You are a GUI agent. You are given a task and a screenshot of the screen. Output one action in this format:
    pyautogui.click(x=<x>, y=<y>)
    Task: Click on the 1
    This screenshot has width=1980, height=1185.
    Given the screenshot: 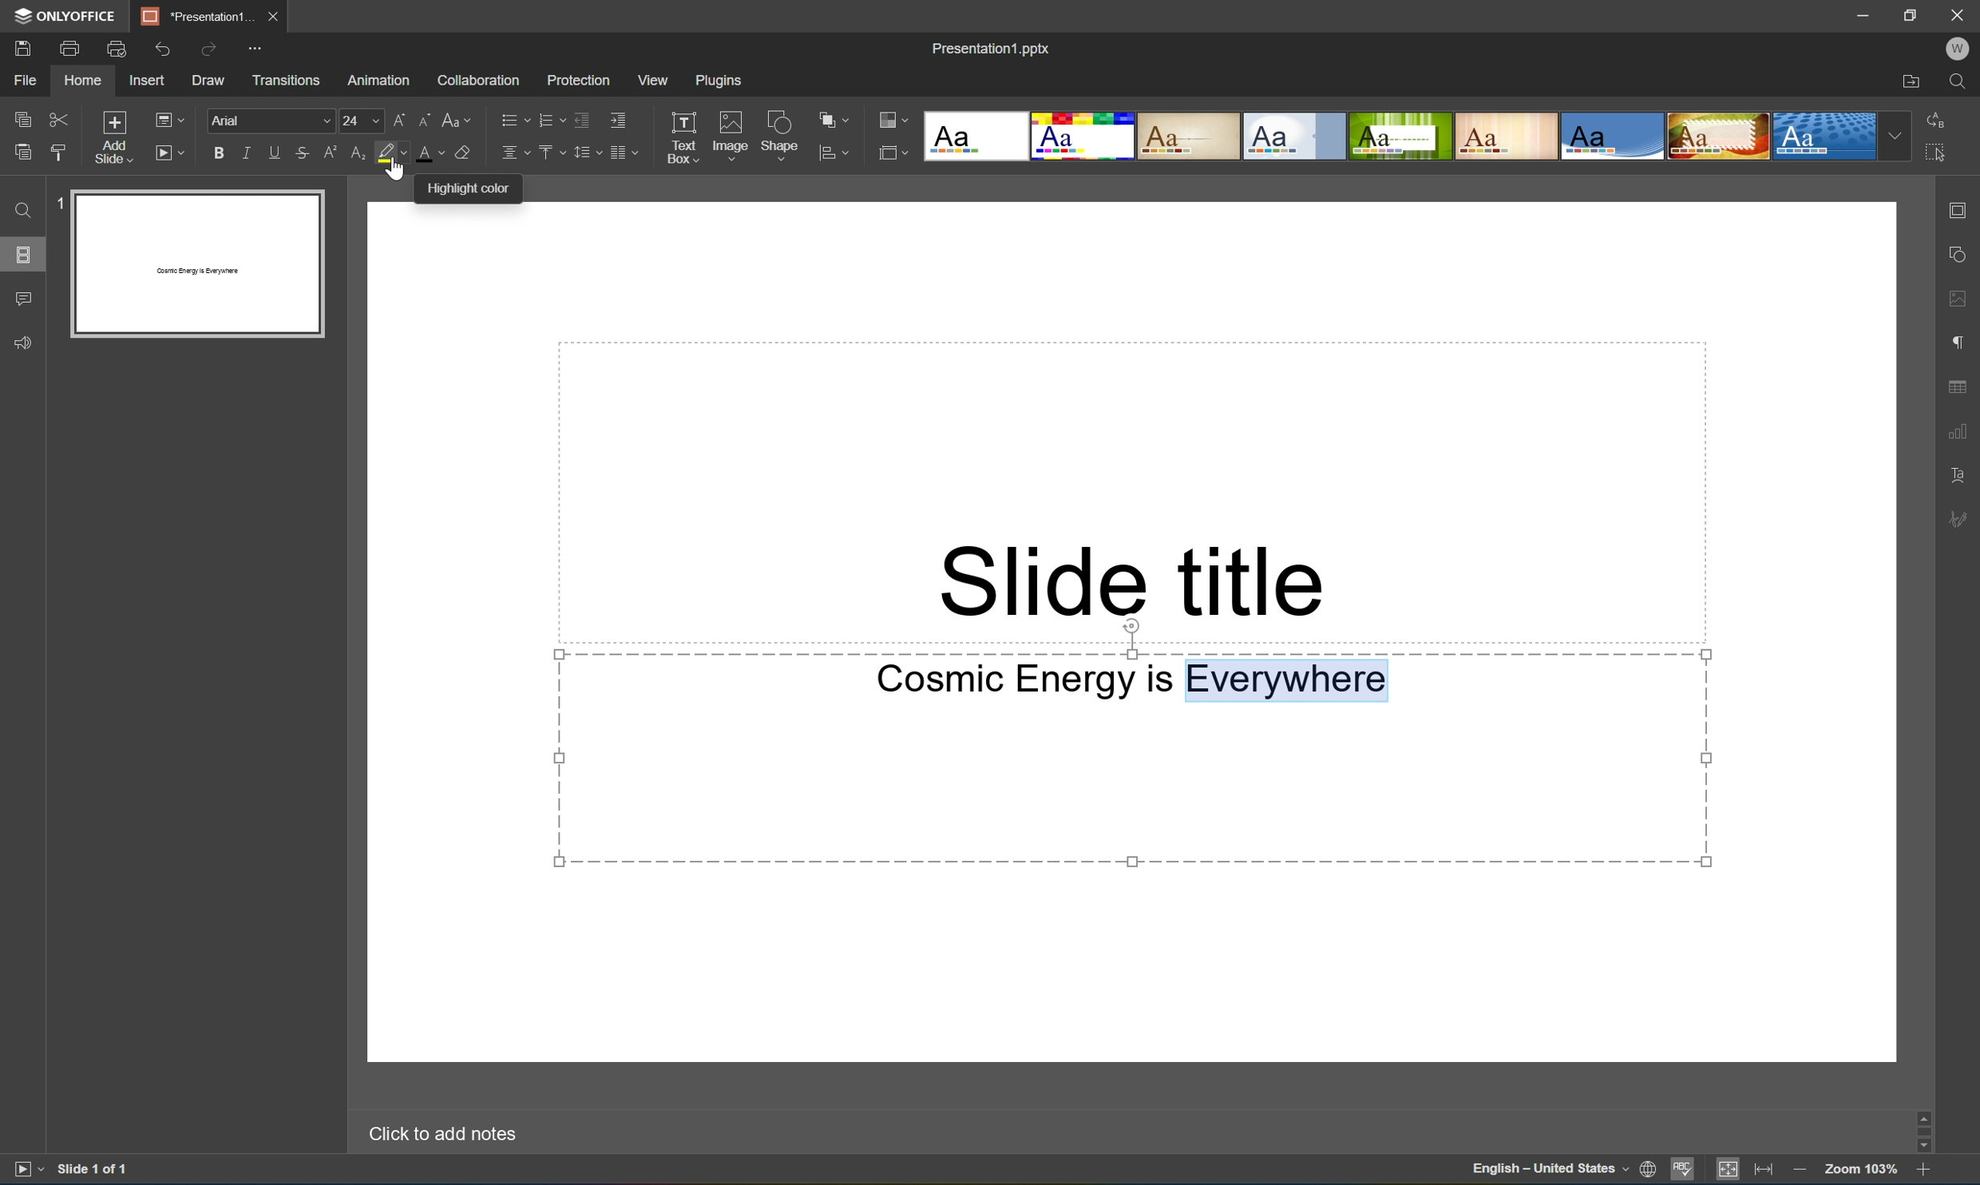 What is the action you would take?
    pyautogui.click(x=61, y=200)
    